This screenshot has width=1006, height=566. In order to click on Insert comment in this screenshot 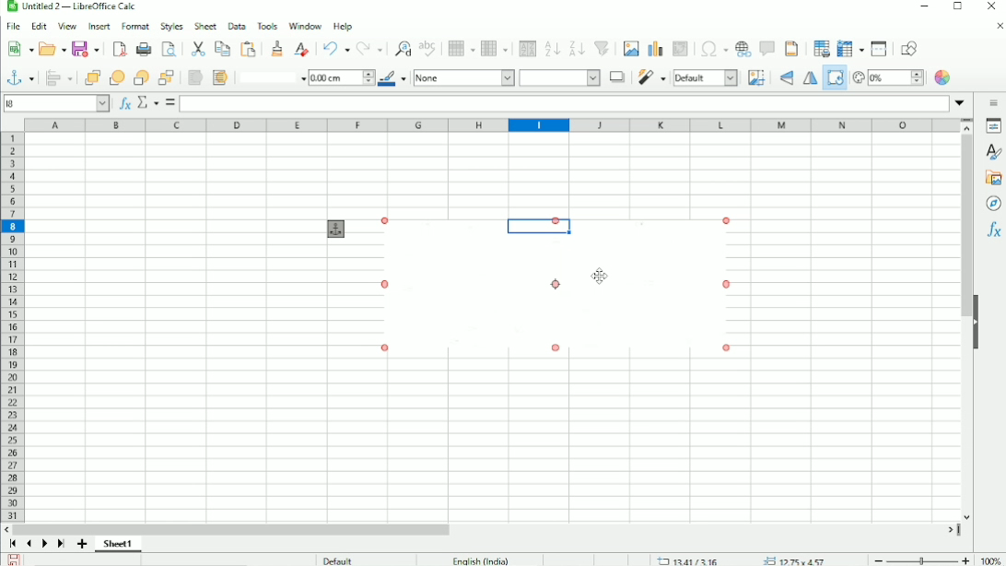, I will do `click(766, 49)`.